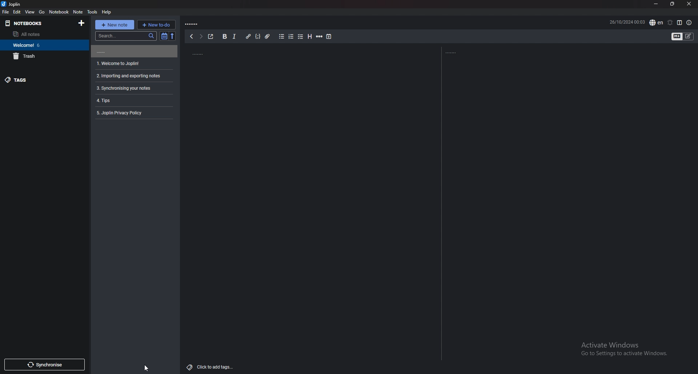 The image size is (698, 374). Describe the element at coordinates (42, 45) in the screenshot. I see `welcome` at that location.